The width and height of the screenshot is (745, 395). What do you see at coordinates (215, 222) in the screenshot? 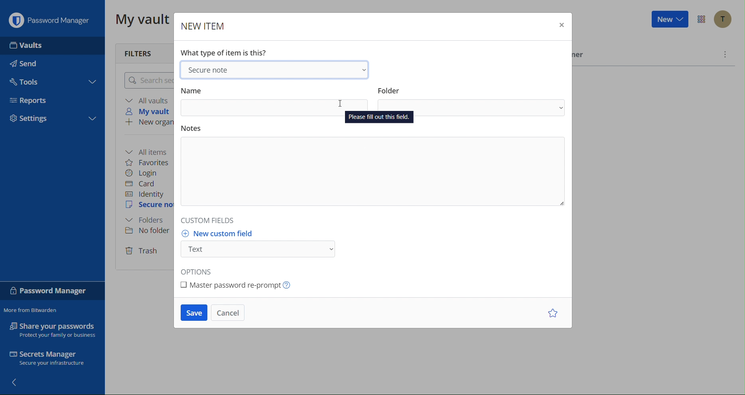
I see `Custom Fields` at bounding box center [215, 222].